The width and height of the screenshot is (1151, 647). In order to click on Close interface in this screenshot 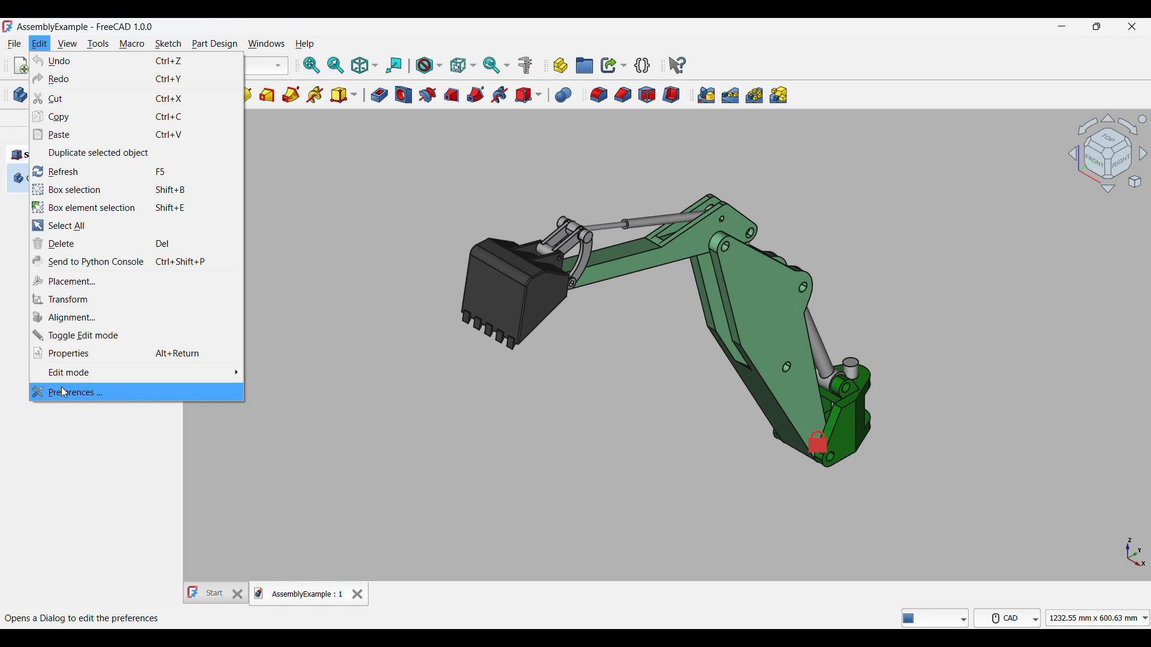, I will do `click(1132, 26)`.